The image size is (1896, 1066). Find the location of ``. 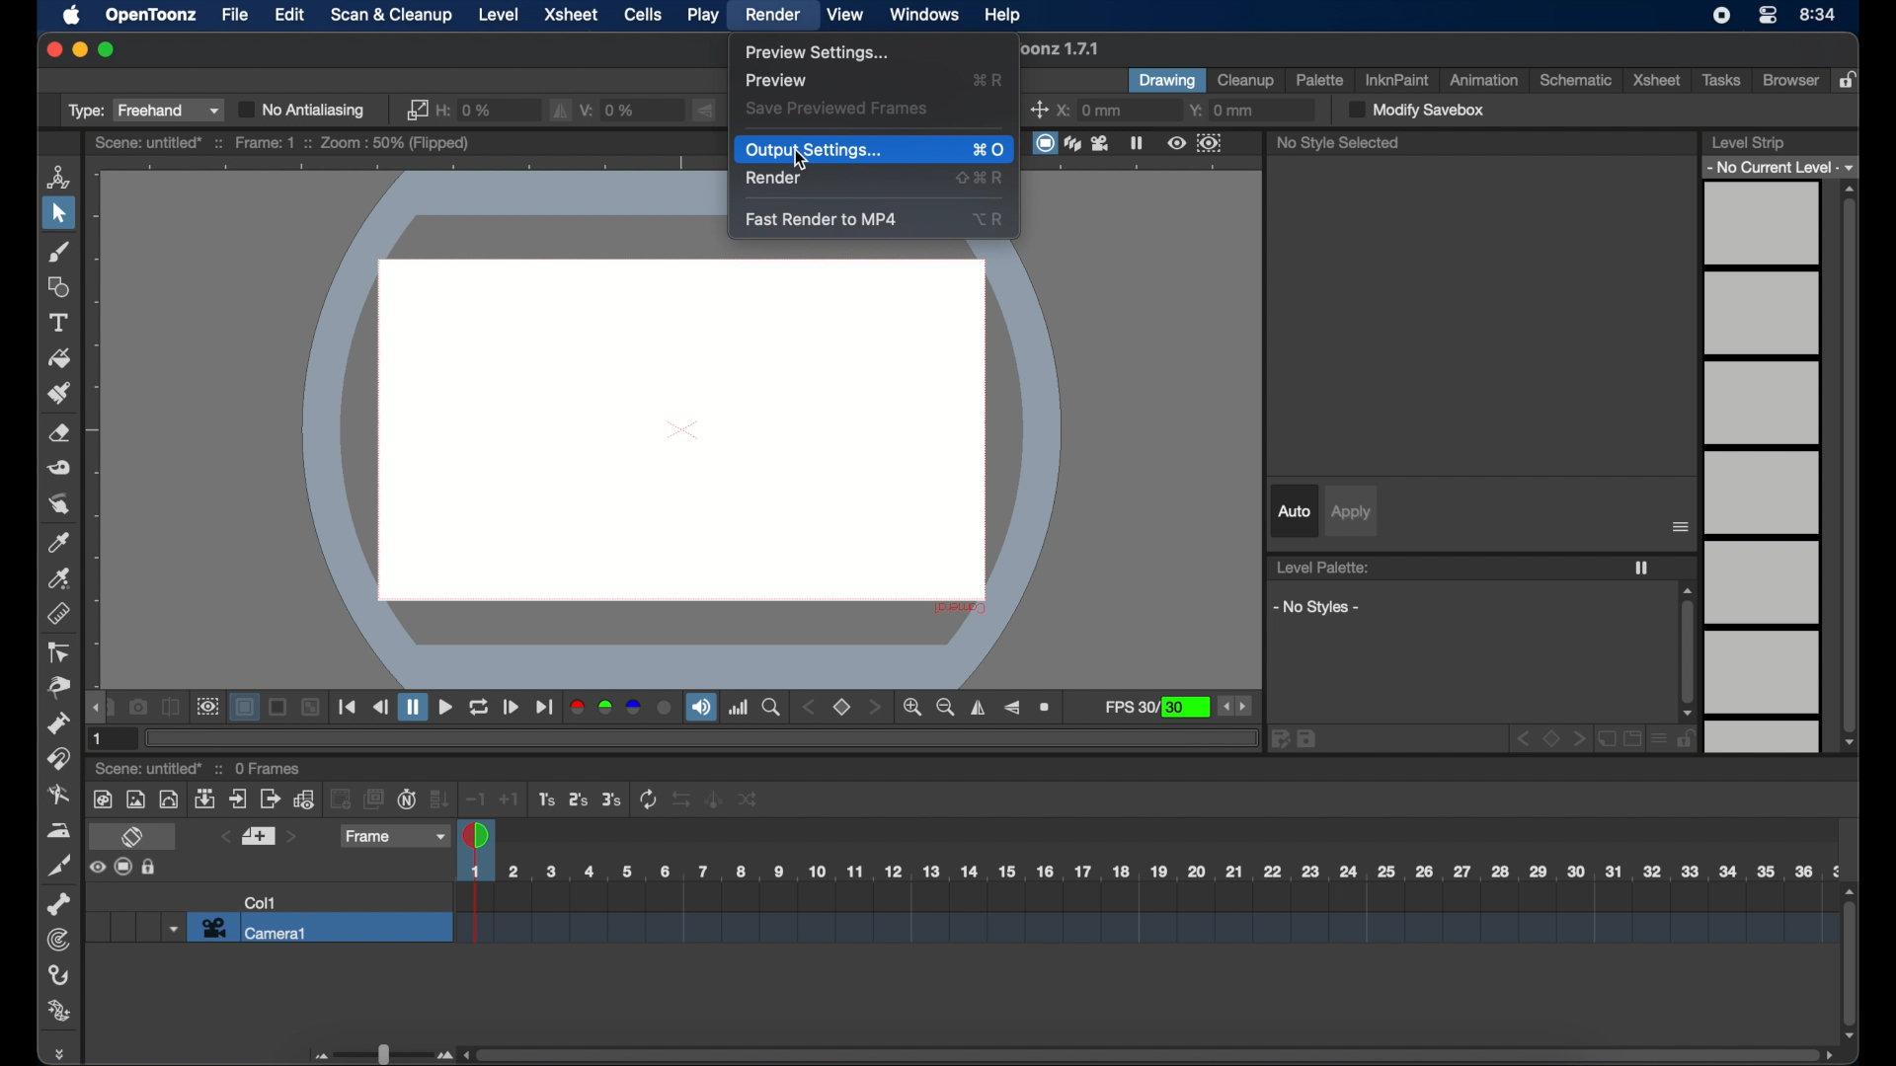

 is located at coordinates (98, 867).